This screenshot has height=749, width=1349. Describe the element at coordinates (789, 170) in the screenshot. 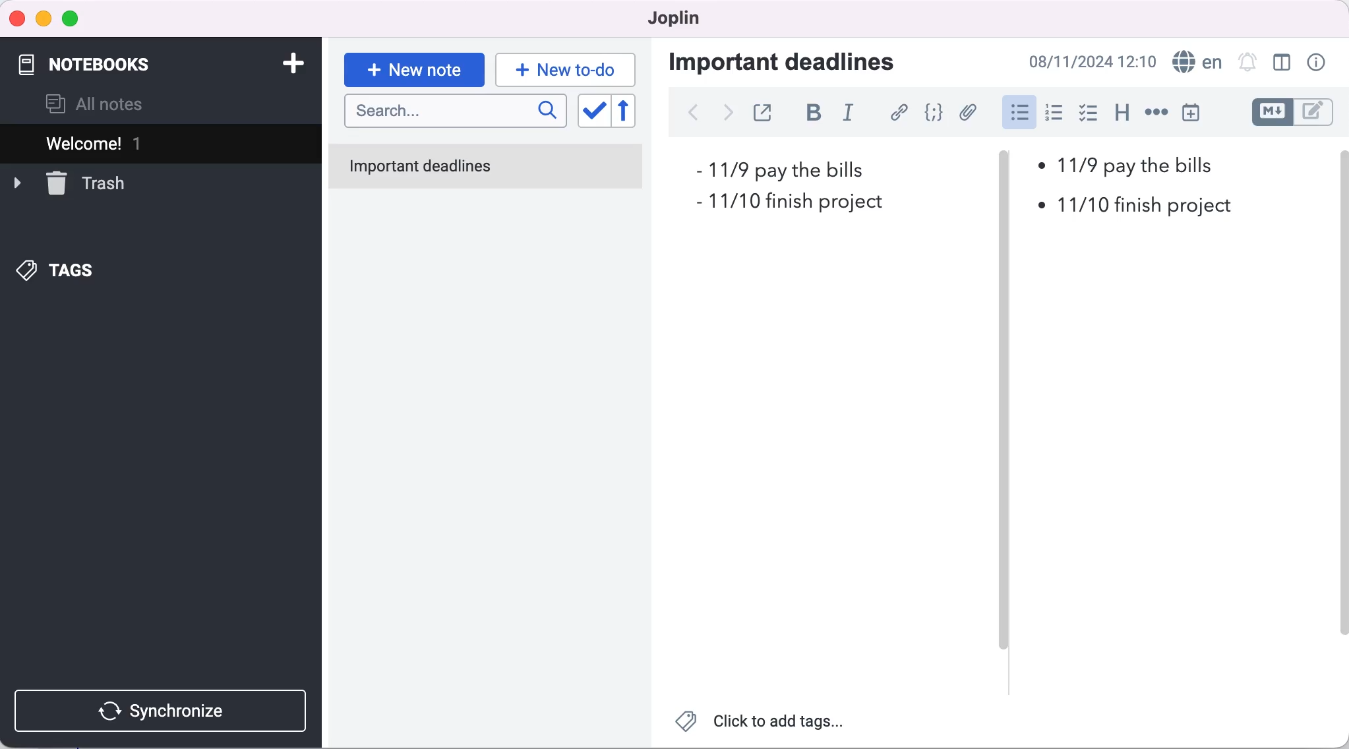

I see `deadline 1` at that location.